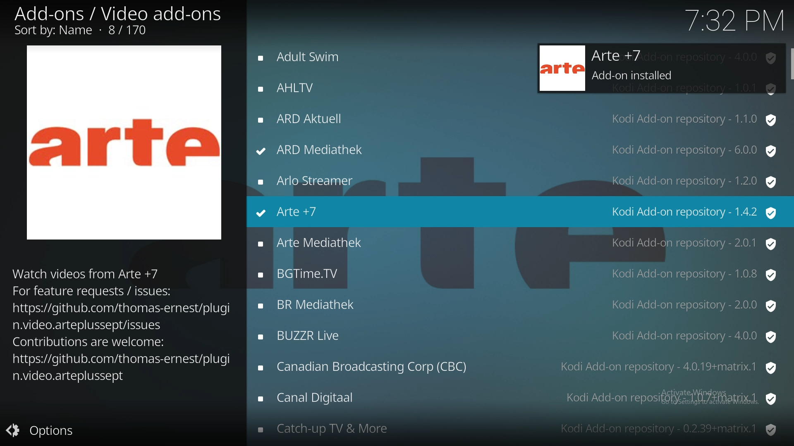  I want to click on add on, so click(318, 86).